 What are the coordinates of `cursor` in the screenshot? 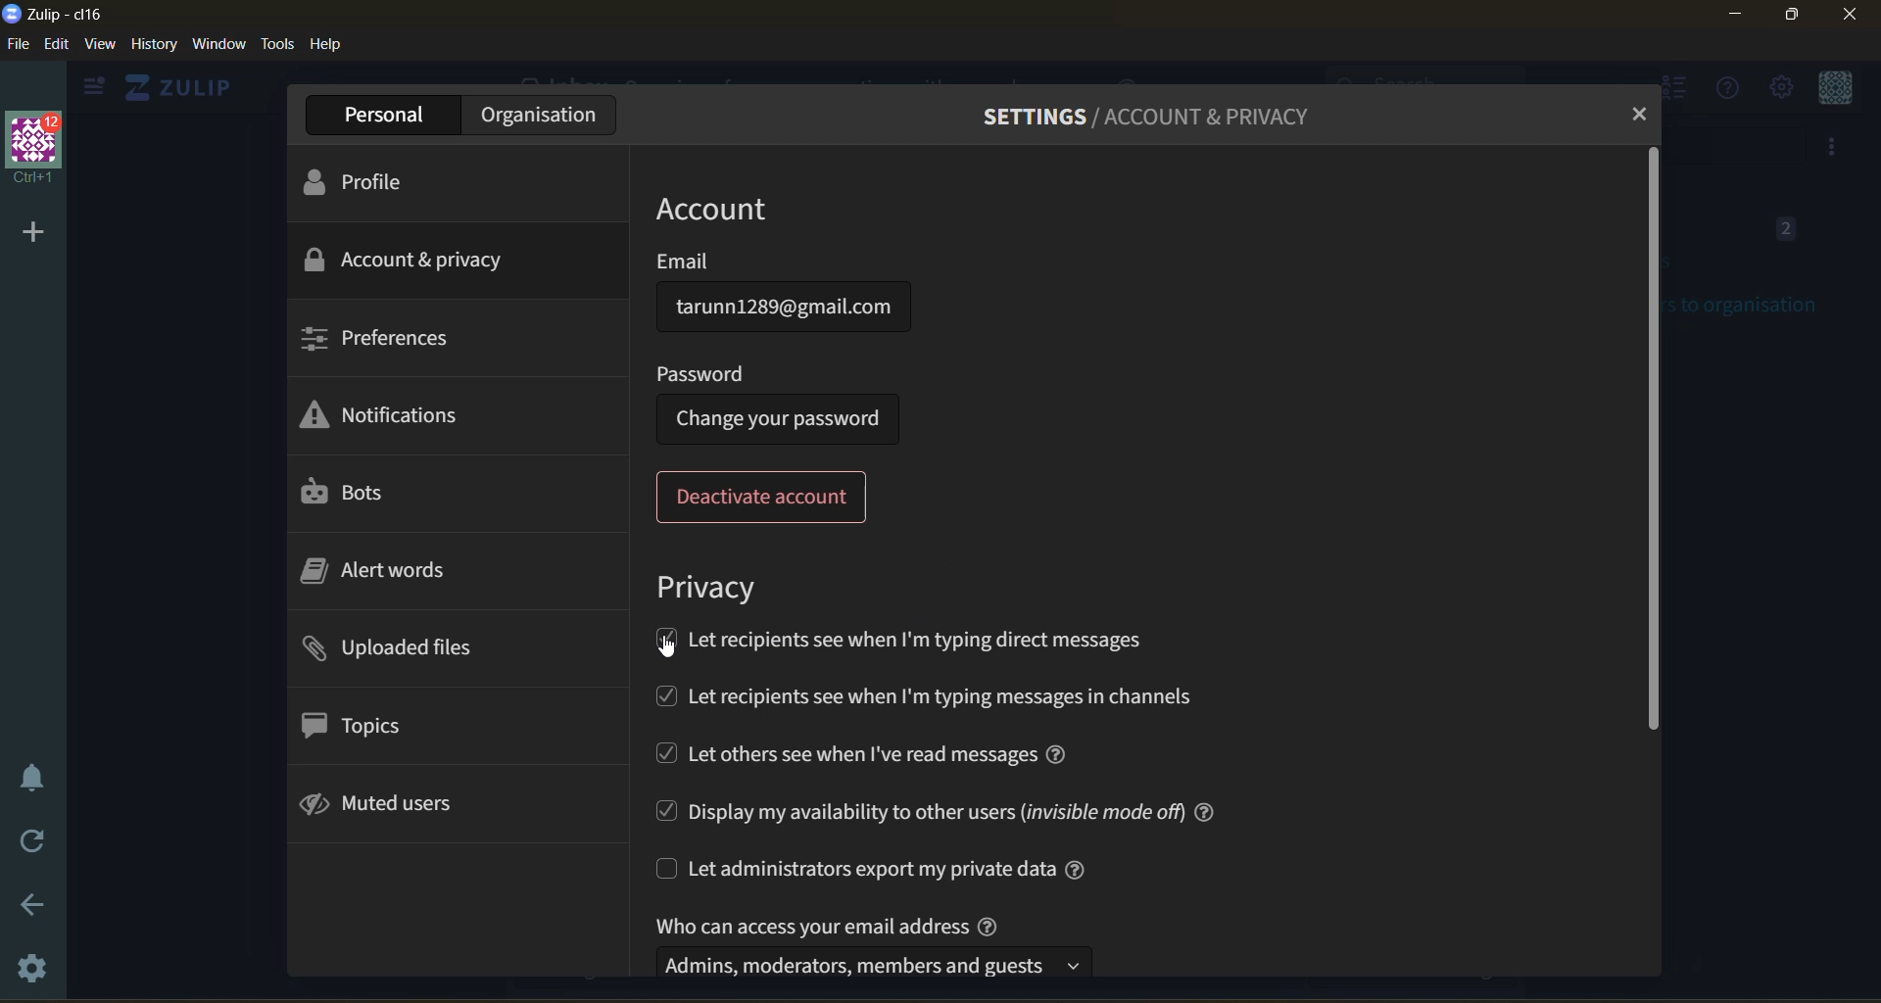 It's located at (674, 654).